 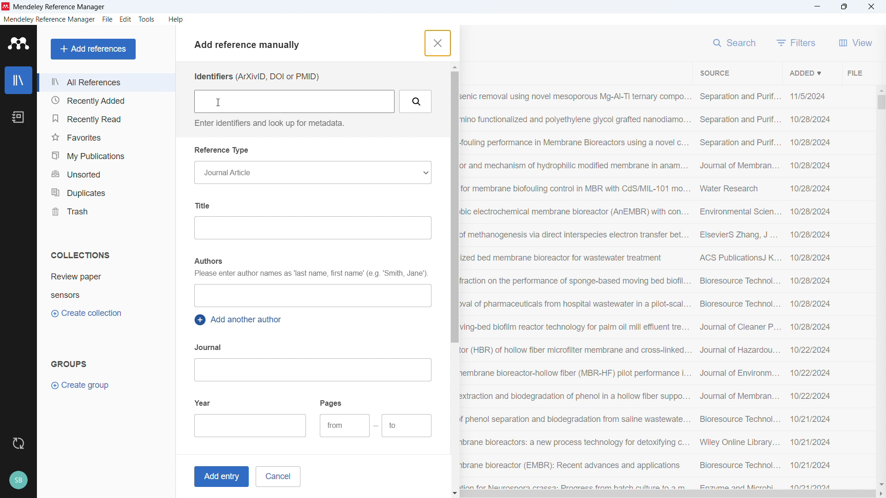 What do you see at coordinates (209, 347) in the screenshot?
I see `Journal` at bounding box center [209, 347].